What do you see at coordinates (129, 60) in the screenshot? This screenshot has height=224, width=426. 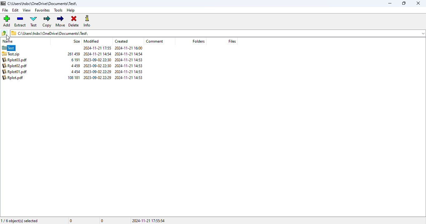 I see `2024-11-21 14:53` at bounding box center [129, 60].